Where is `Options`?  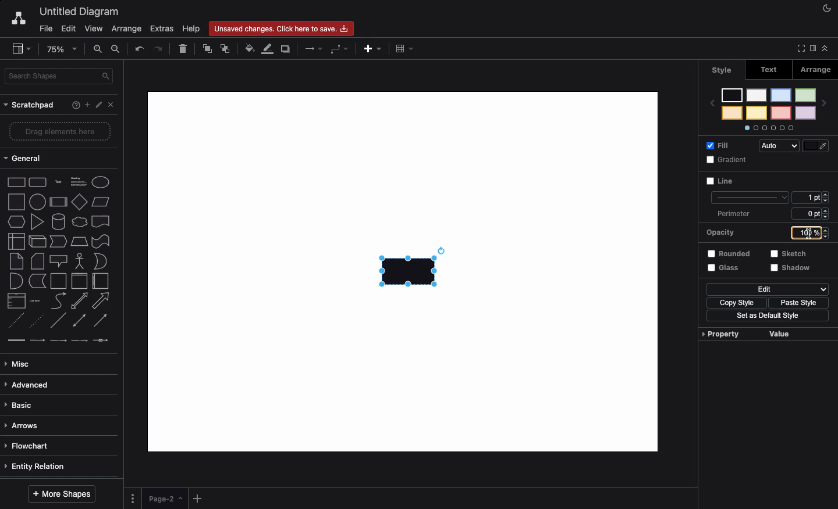
Options is located at coordinates (769, 128).